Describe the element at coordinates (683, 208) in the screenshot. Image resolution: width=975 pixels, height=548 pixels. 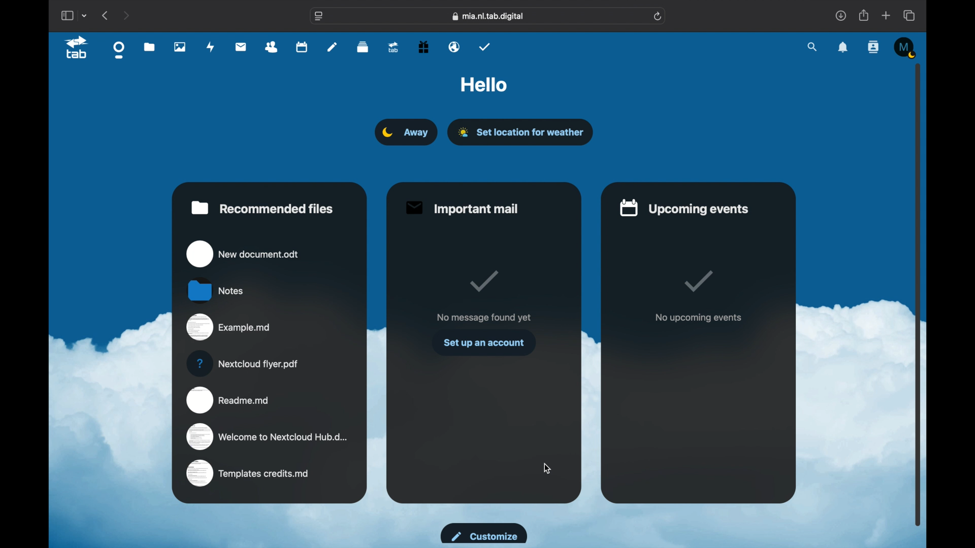
I see `upcoming events` at that location.